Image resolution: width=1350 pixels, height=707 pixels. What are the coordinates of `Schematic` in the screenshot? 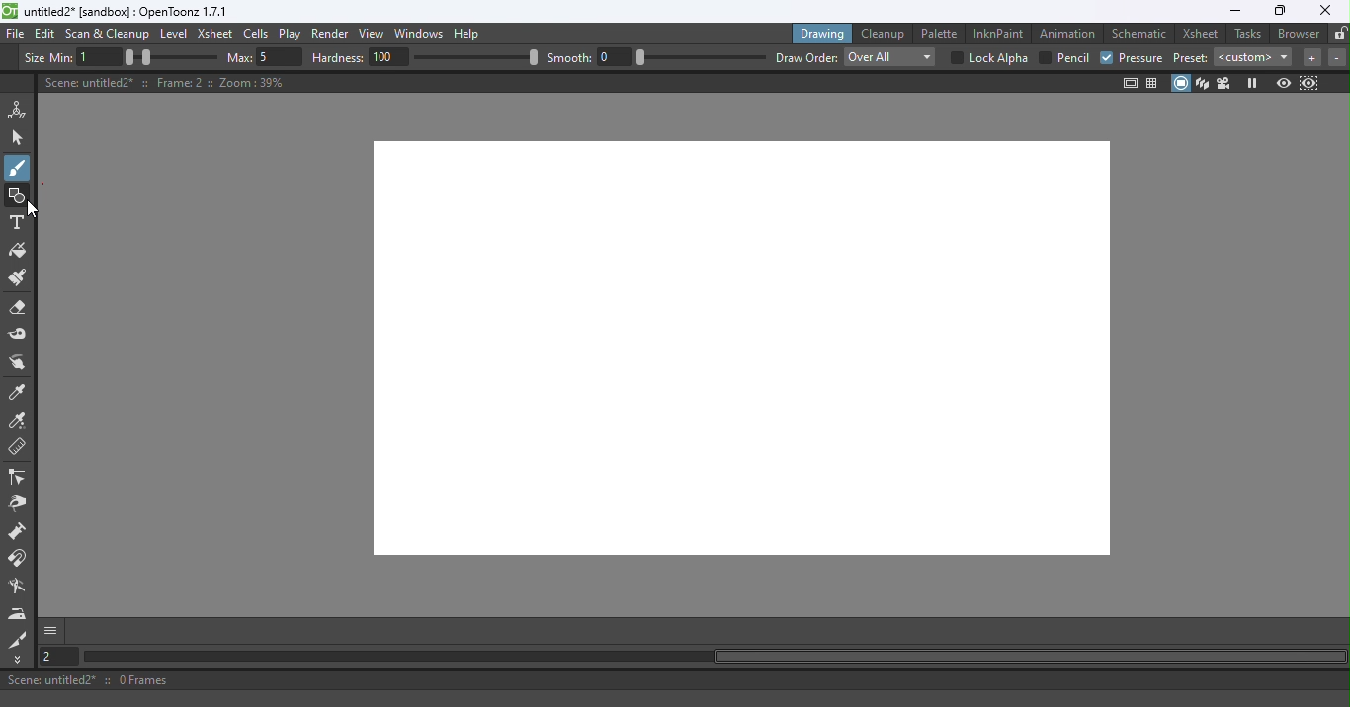 It's located at (1139, 34).